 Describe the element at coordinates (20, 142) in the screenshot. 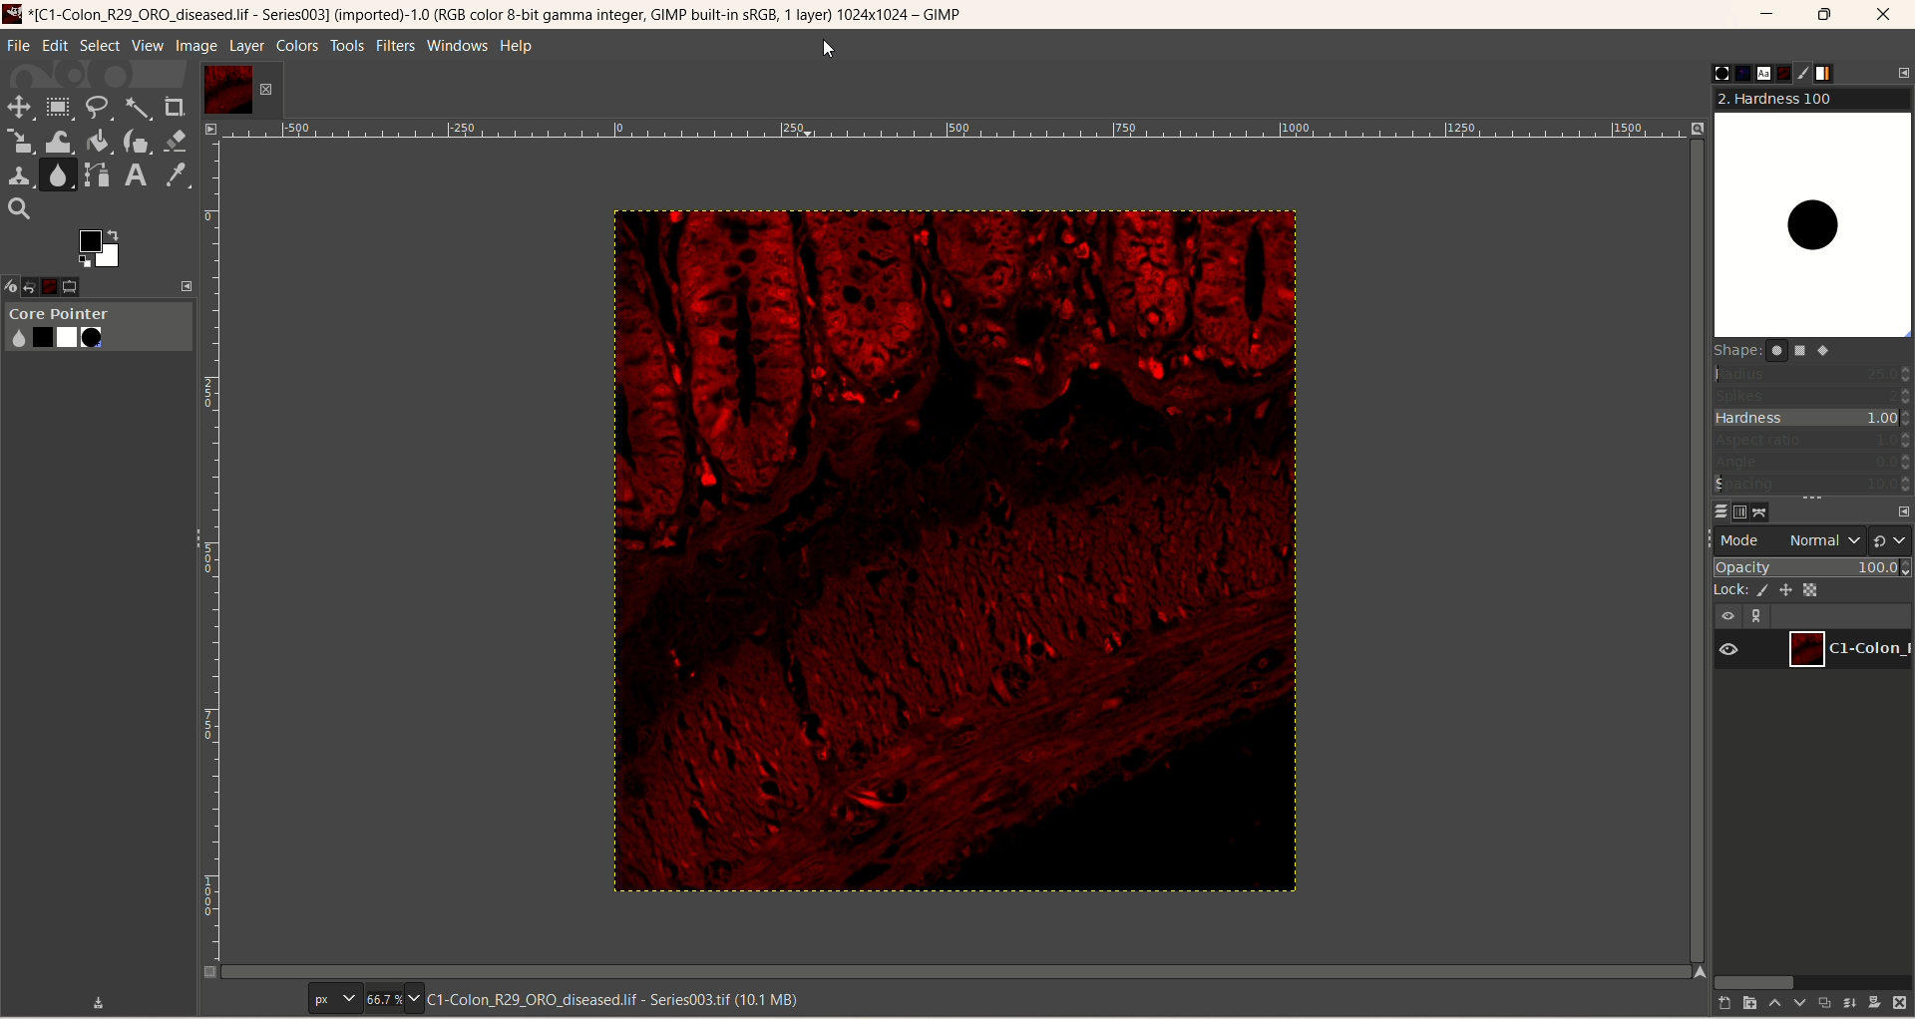

I see `scale` at that location.